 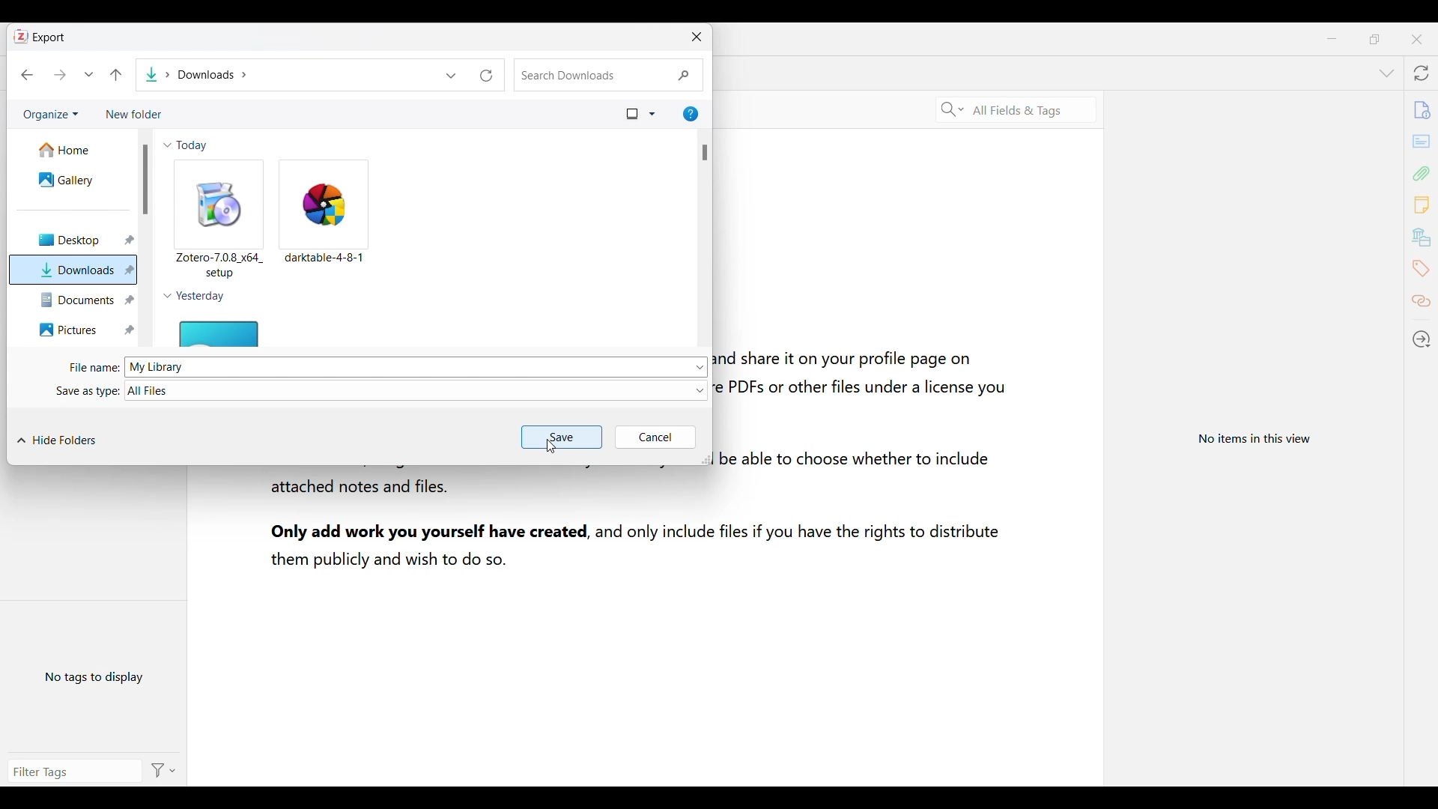 What do you see at coordinates (691, 112) in the screenshot?
I see `Help` at bounding box center [691, 112].